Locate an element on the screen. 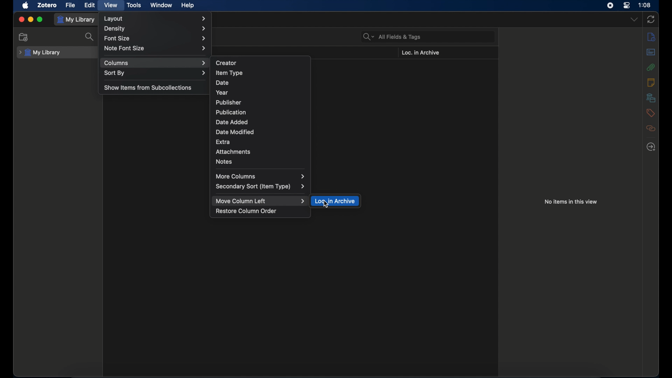  note font size is located at coordinates (155, 48).